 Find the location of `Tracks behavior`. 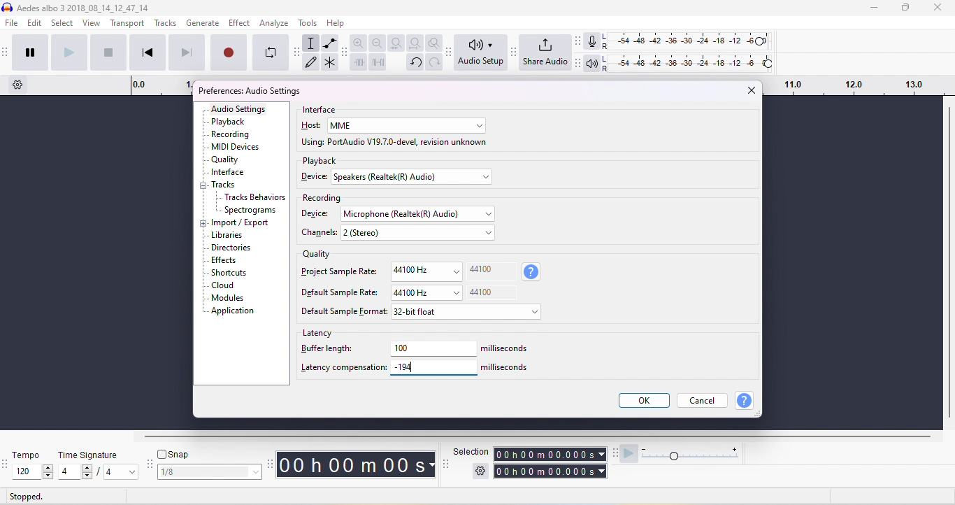

Tracks behavior is located at coordinates (255, 198).